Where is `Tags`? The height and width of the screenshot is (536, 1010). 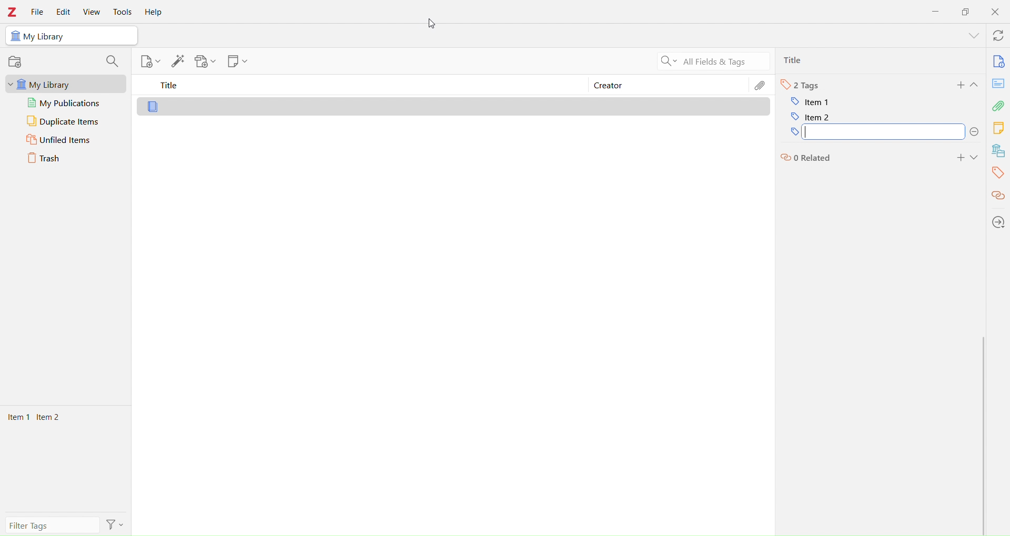 Tags is located at coordinates (805, 87).